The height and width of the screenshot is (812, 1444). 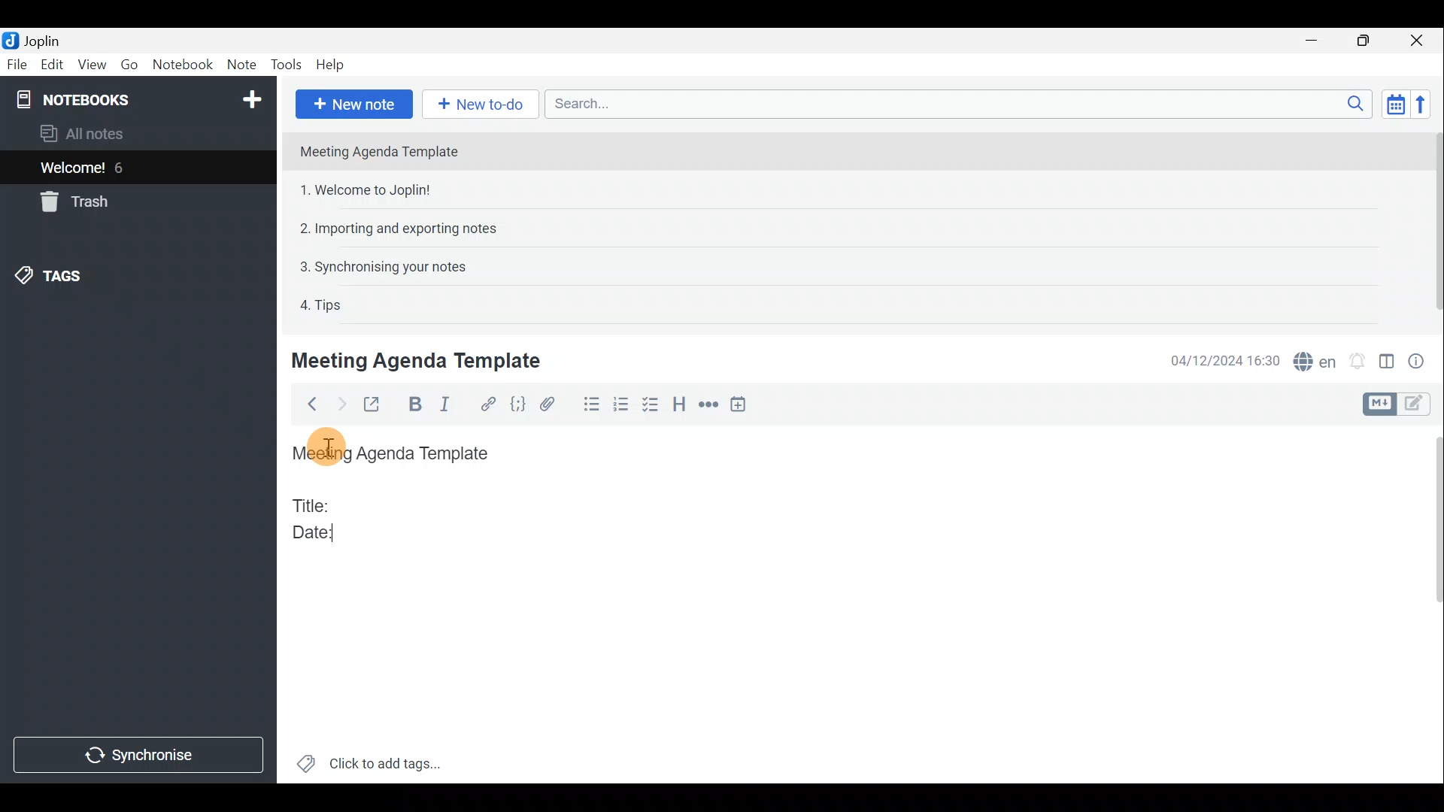 What do you see at coordinates (709, 407) in the screenshot?
I see `Horizontal rule` at bounding box center [709, 407].